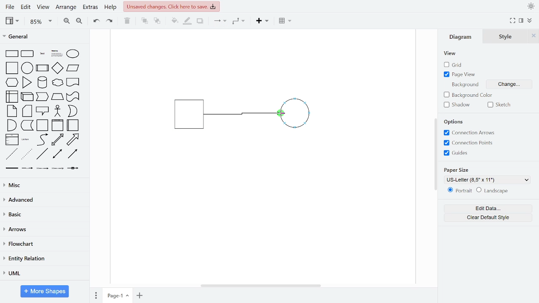  I want to click on process, so click(43, 69).